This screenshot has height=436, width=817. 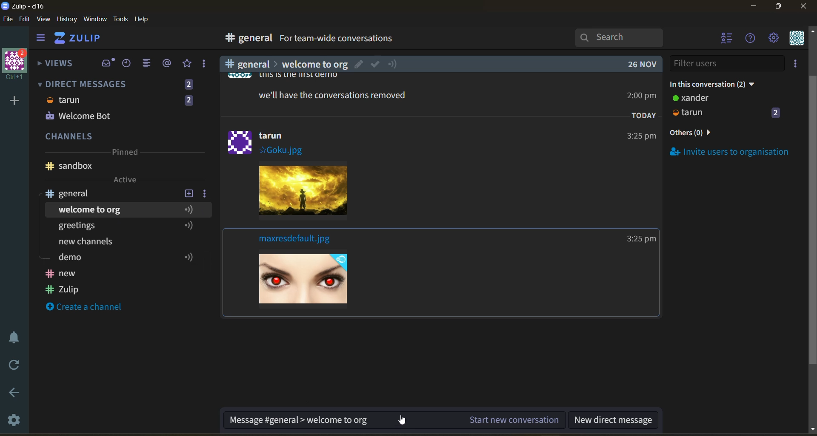 What do you see at coordinates (704, 133) in the screenshot?
I see `others` at bounding box center [704, 133].